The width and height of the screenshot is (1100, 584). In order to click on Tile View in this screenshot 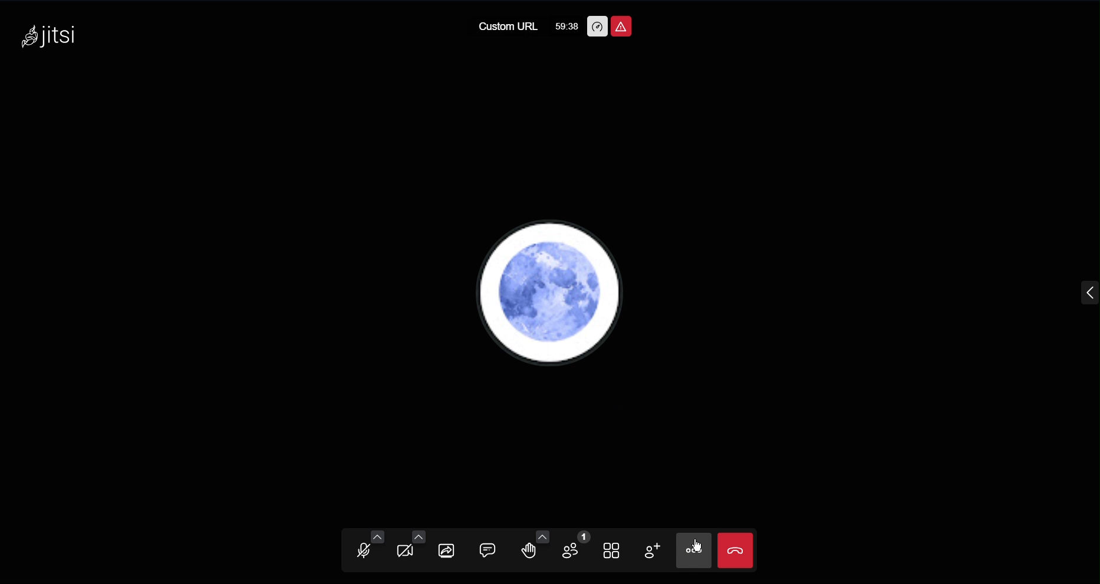, I will do `click(615, 548)`.